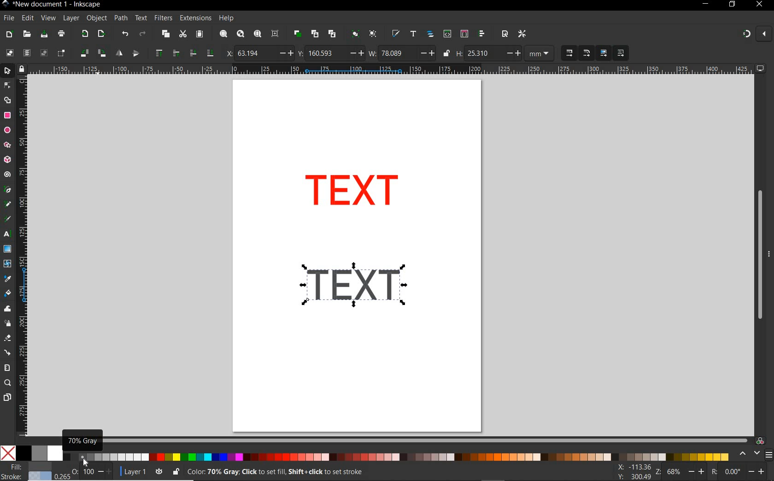 The height and width of the screenshot is (481, 774). What do you see at coordinates (760, 440) in the screenshot?
I see `color managed code` at bounding box center [760, 440].